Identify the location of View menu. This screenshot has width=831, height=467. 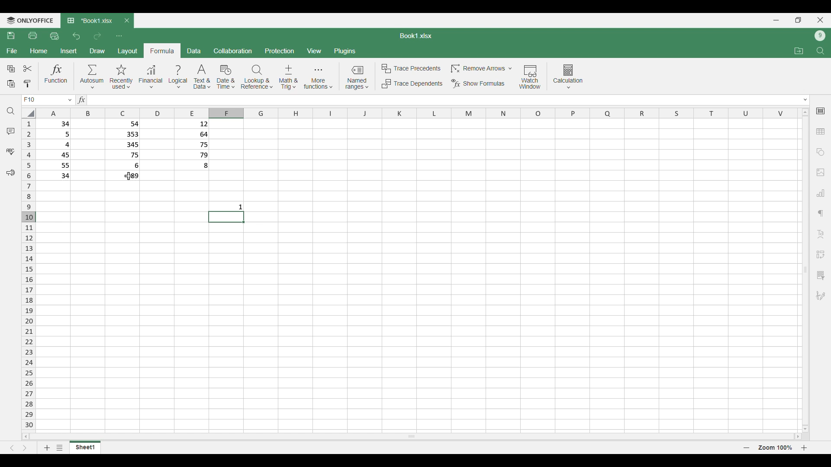
(314, 51).